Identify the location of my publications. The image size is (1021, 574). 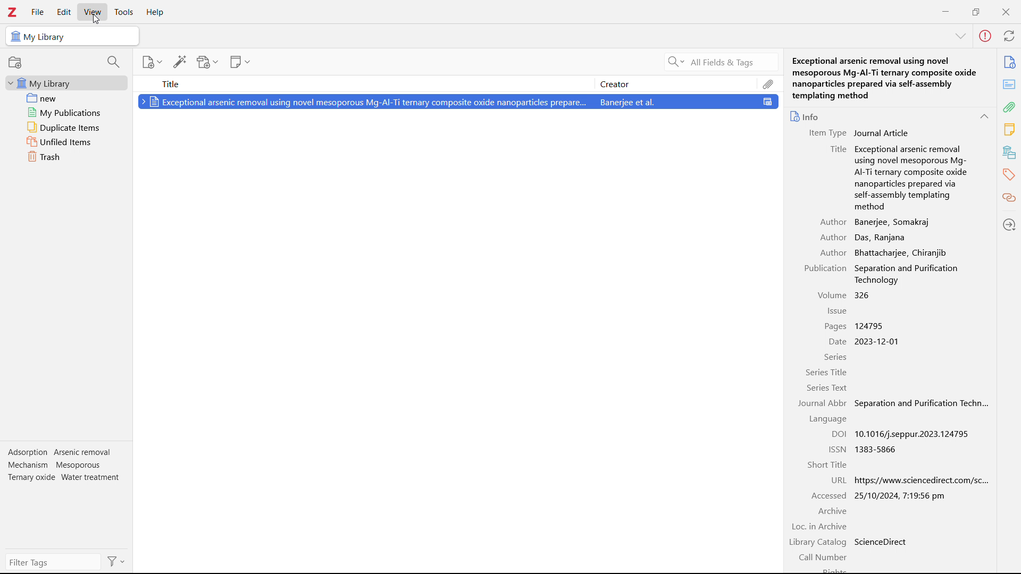
(66, 112).